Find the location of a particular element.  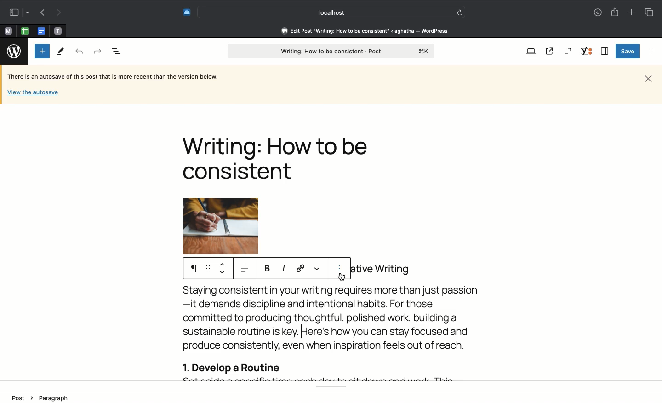

View is located at coordinates (531, 52).